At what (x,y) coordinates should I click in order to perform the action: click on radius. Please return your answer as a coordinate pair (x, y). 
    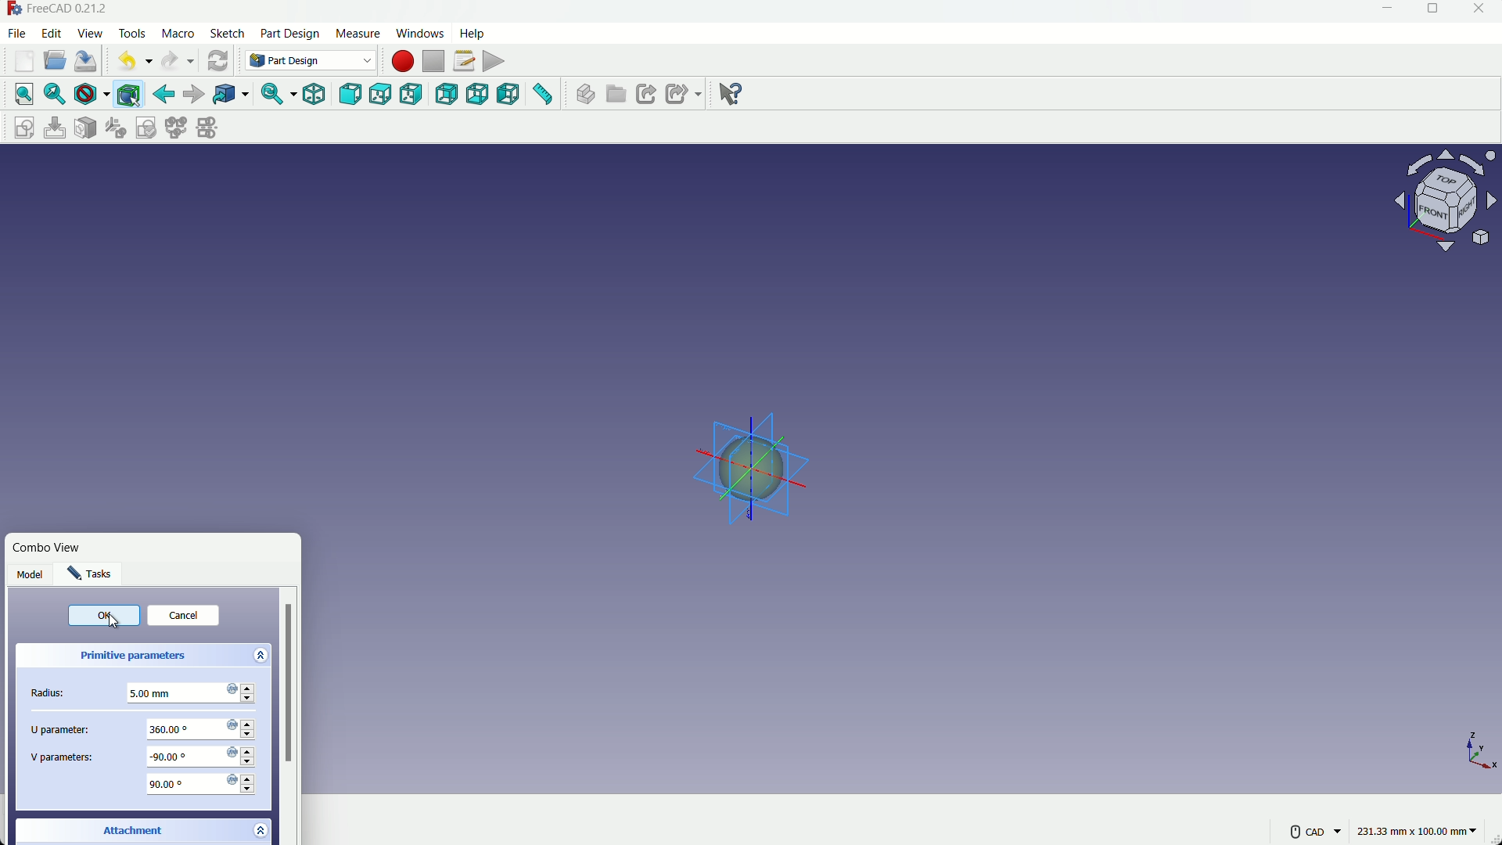
    Looking at the image, I should click on (185, 692).